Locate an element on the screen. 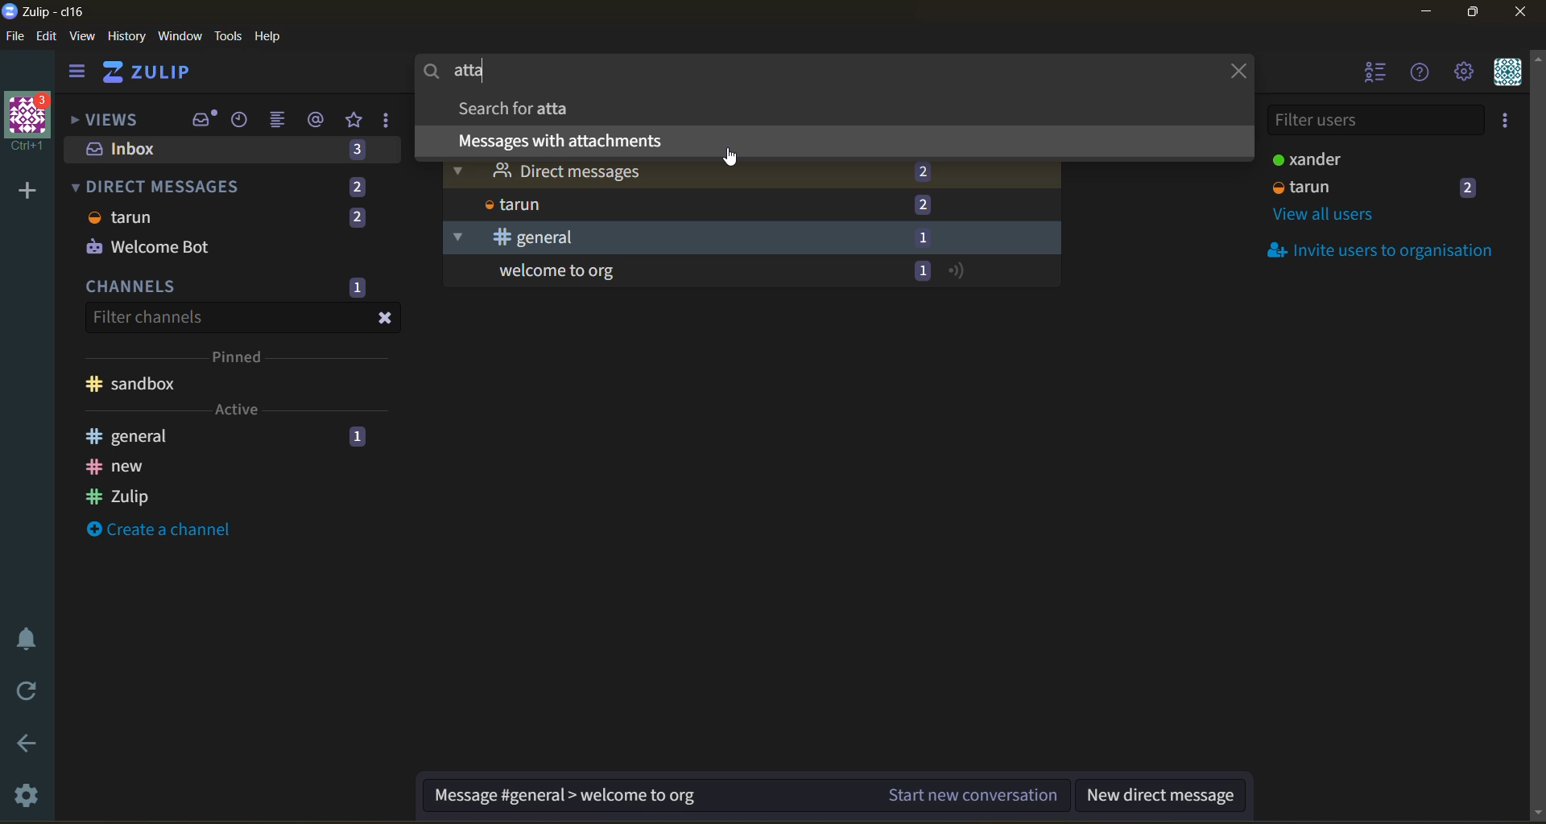  tarun is located at coordinates (510, 204).